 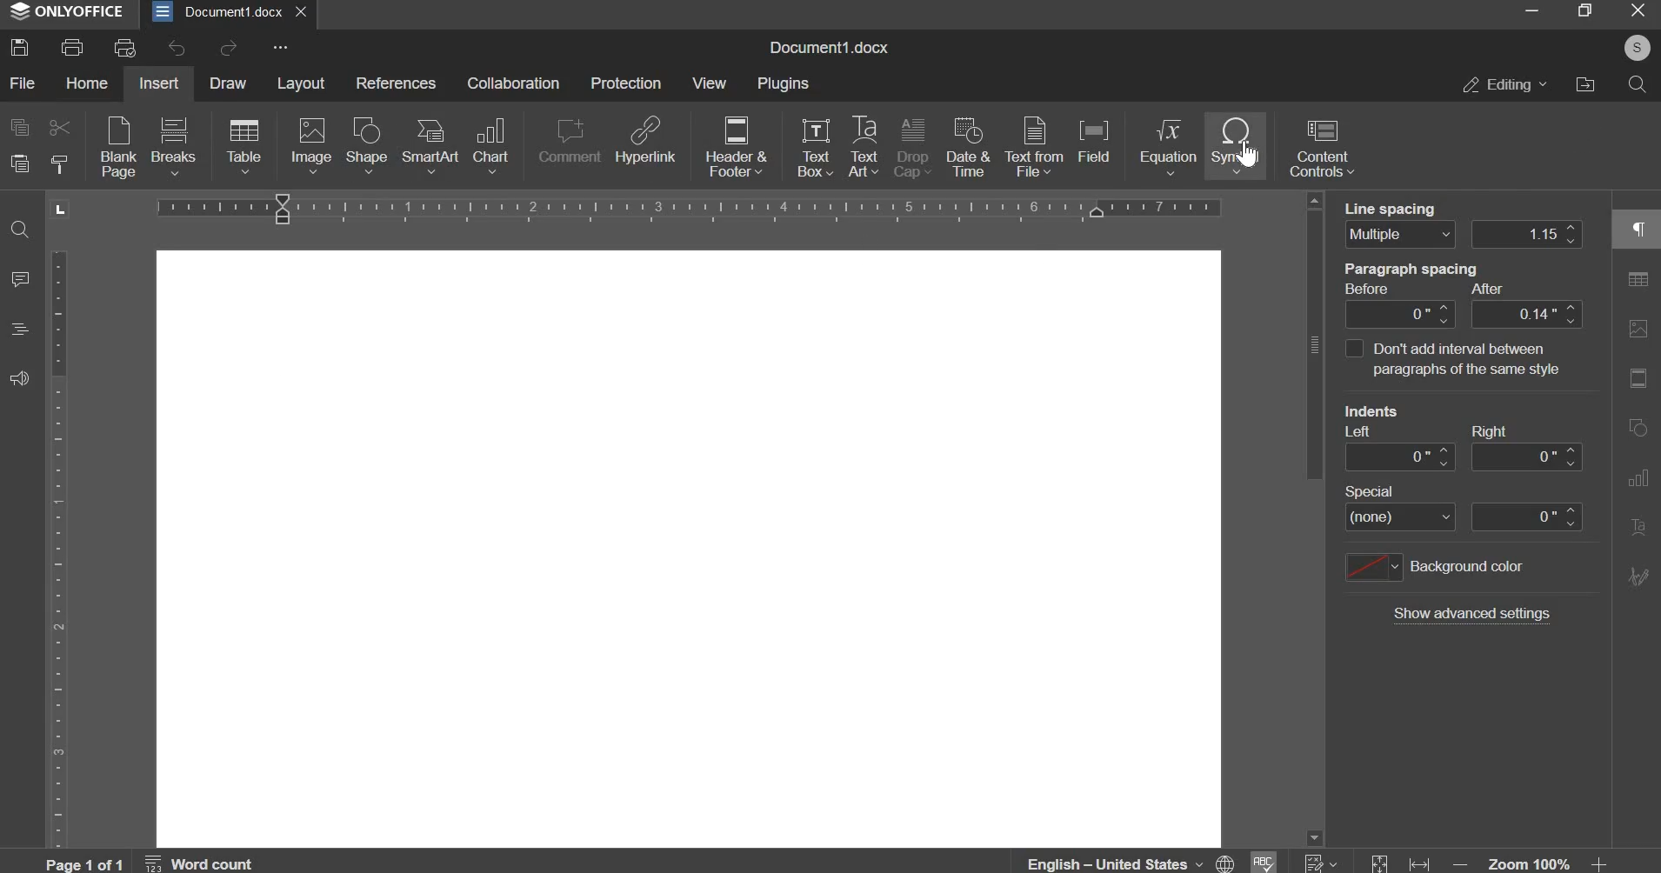 What do you see at coordinates (815, 147) in the screenshot?
I see `text box` at bounding box center [815, 147].